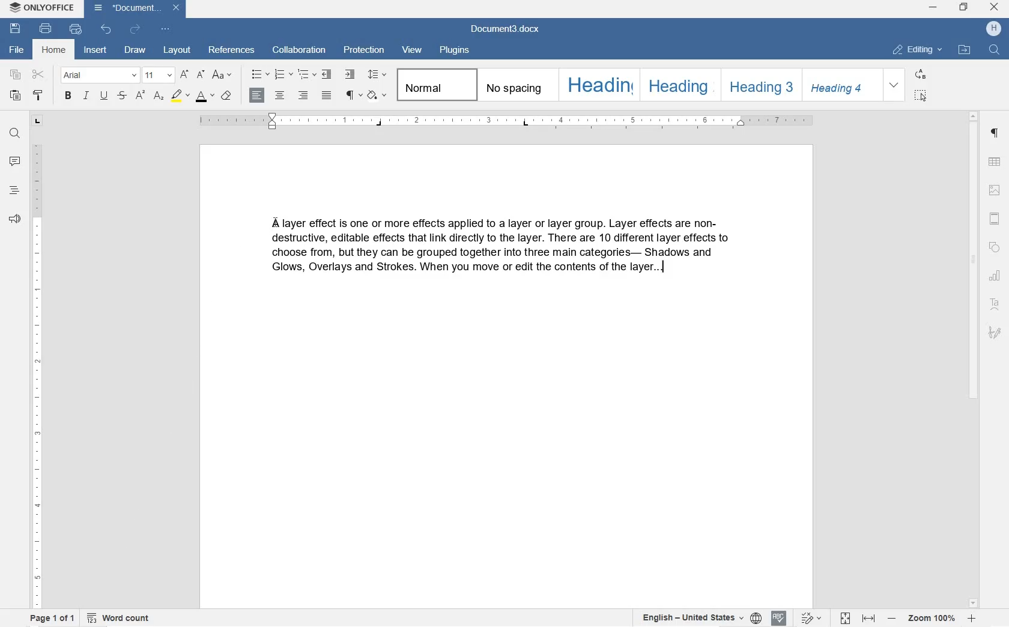  I want to click on COLLABORATION, so click(299, 50).